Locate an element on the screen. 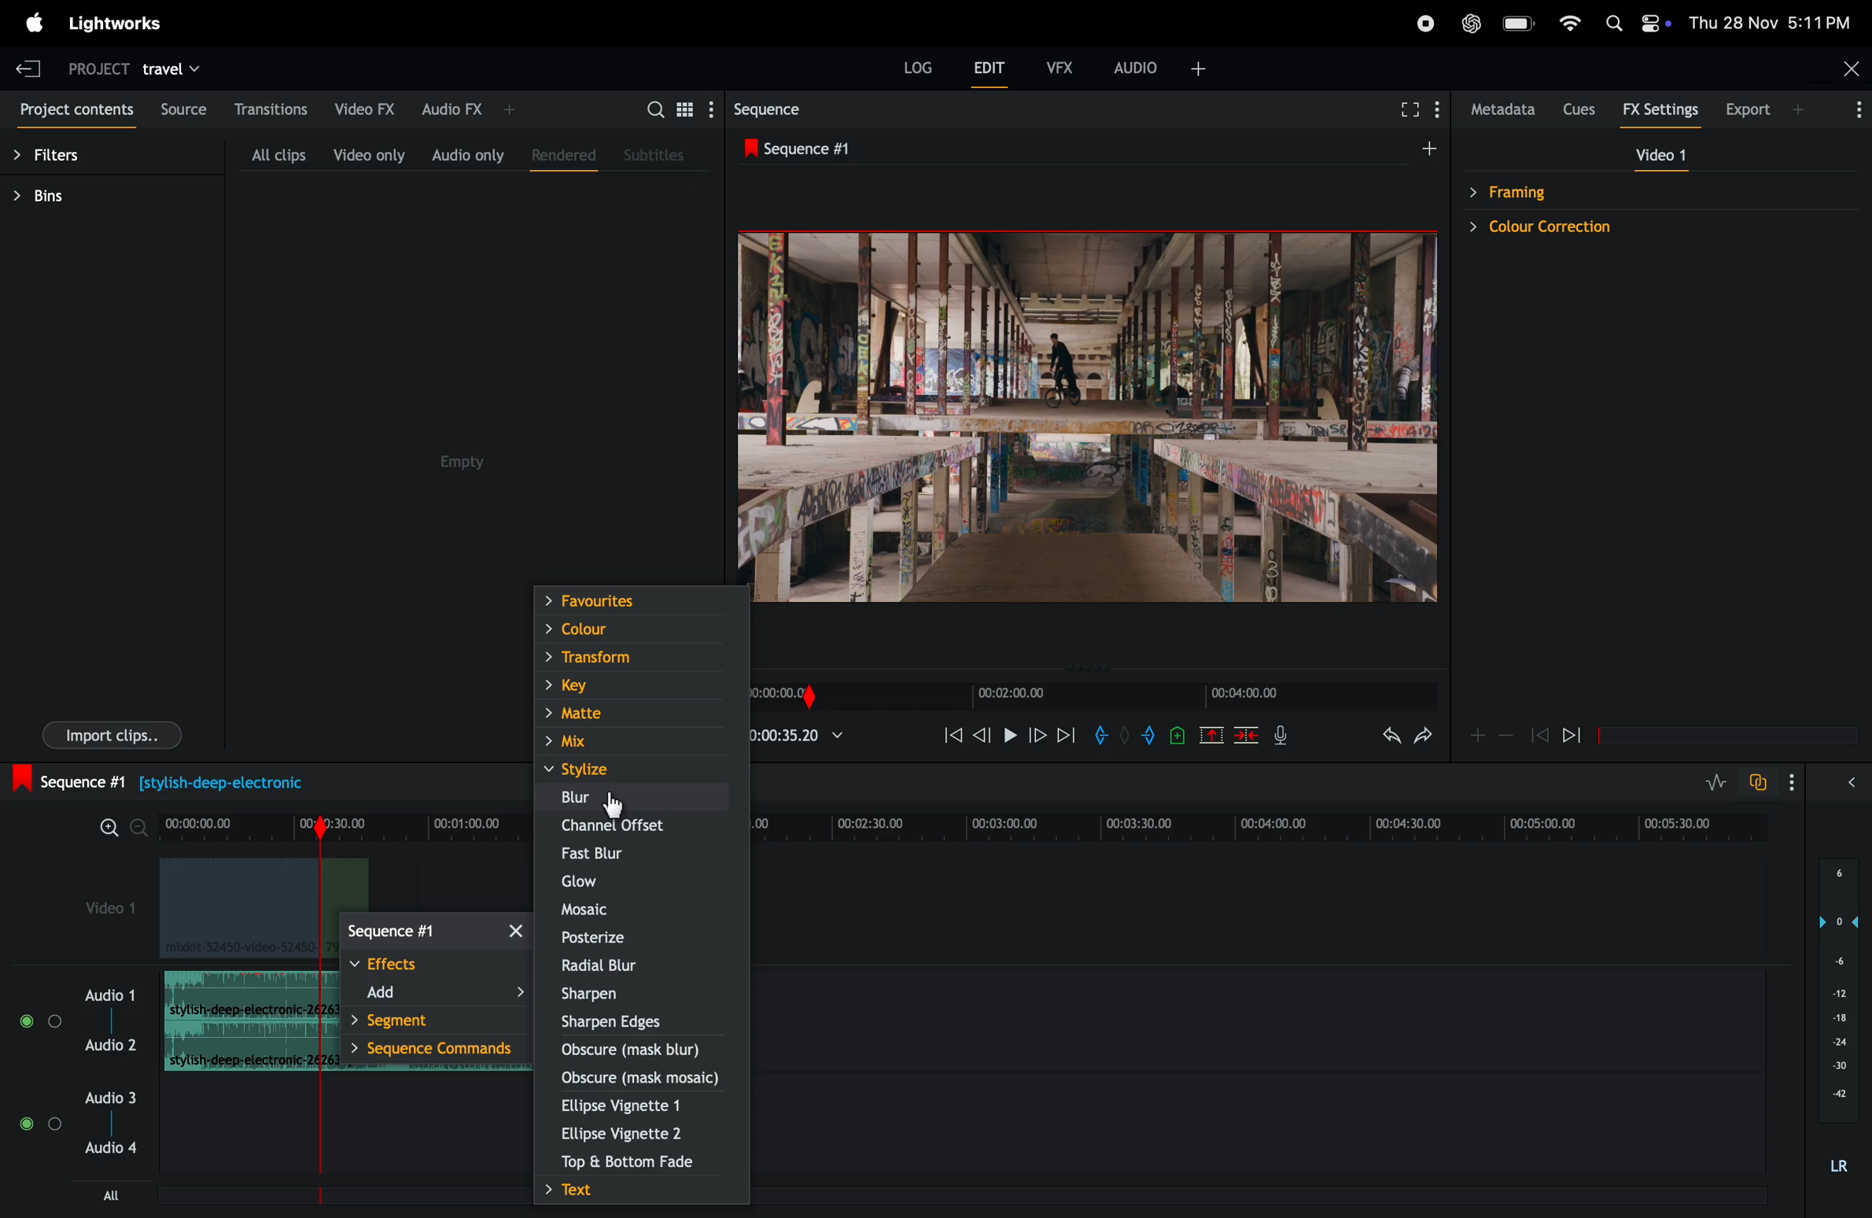  options is located at coordinates (1788, 781).